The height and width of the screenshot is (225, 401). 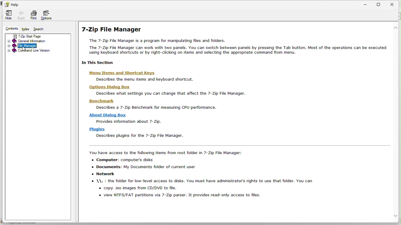 I want to click on Search, so click(x=41, y=29).